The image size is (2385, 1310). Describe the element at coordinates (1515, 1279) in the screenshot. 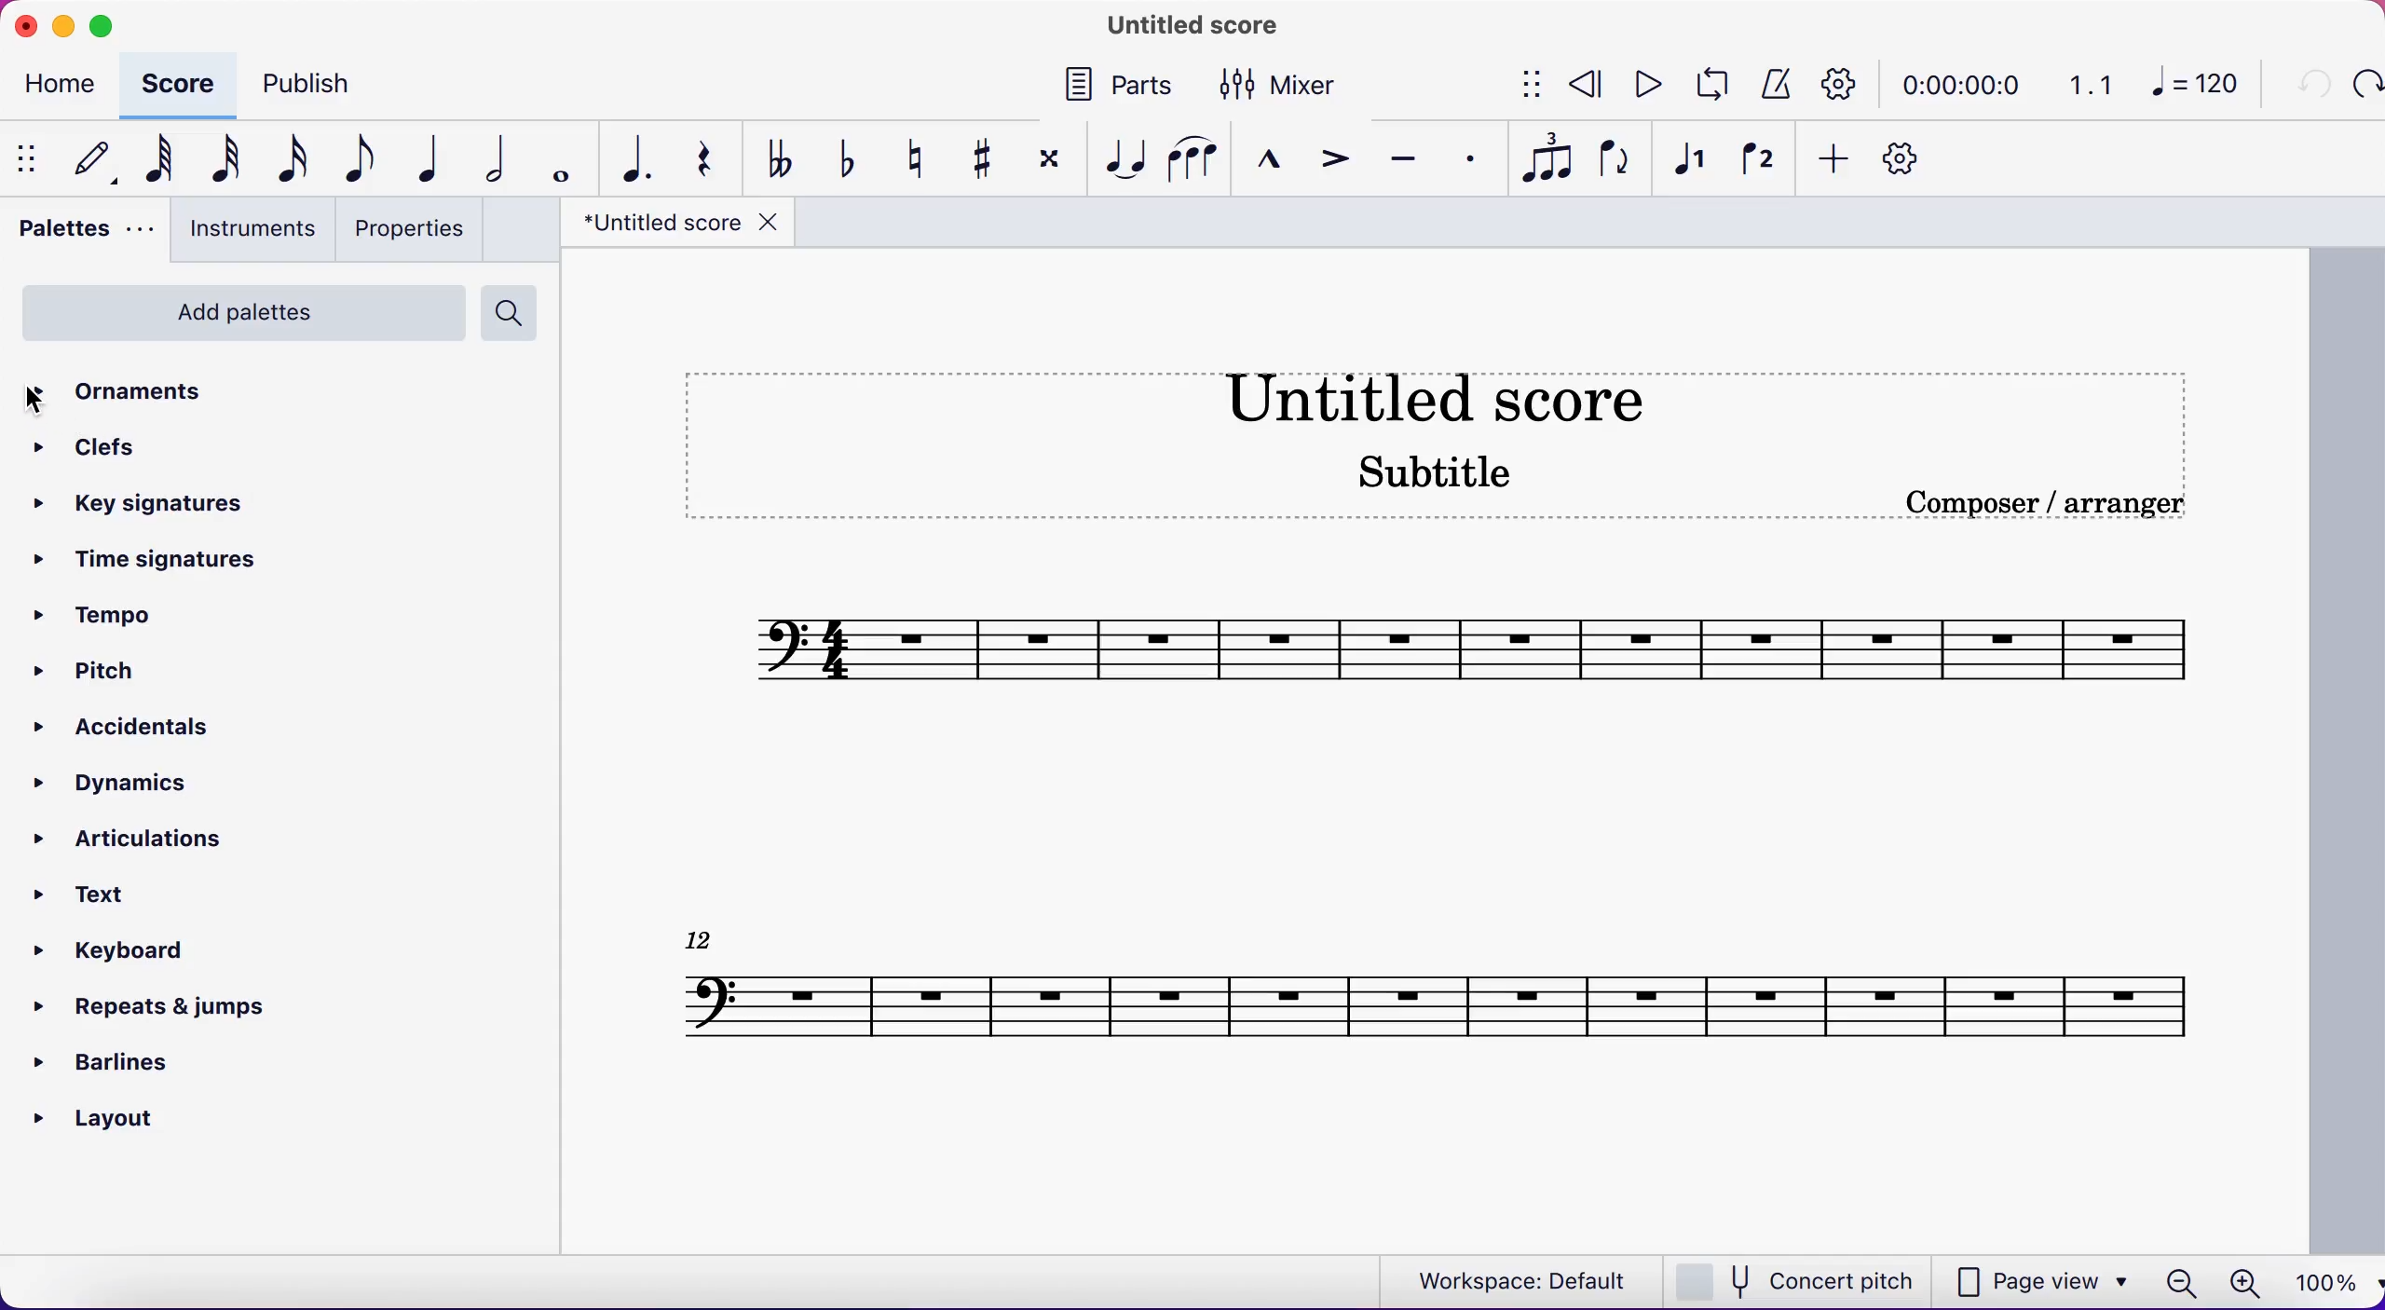

I see `workspace: default` at that location.